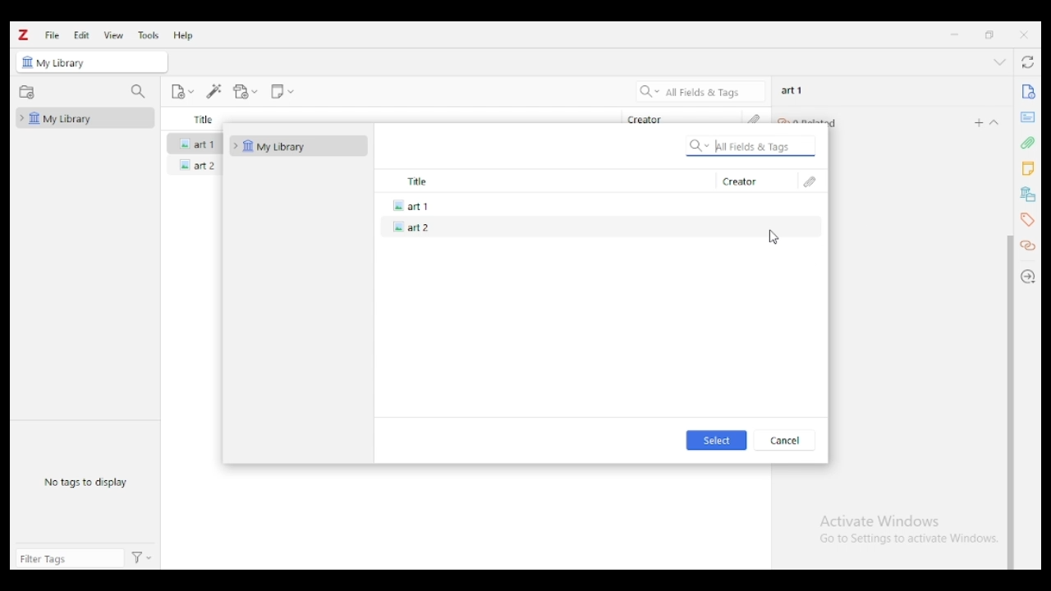 Image resolution: width=1051 pixels, height=591 pixels. Describe the element at coordinates (149, 35) in the screenshot. I see `tools` at that location.